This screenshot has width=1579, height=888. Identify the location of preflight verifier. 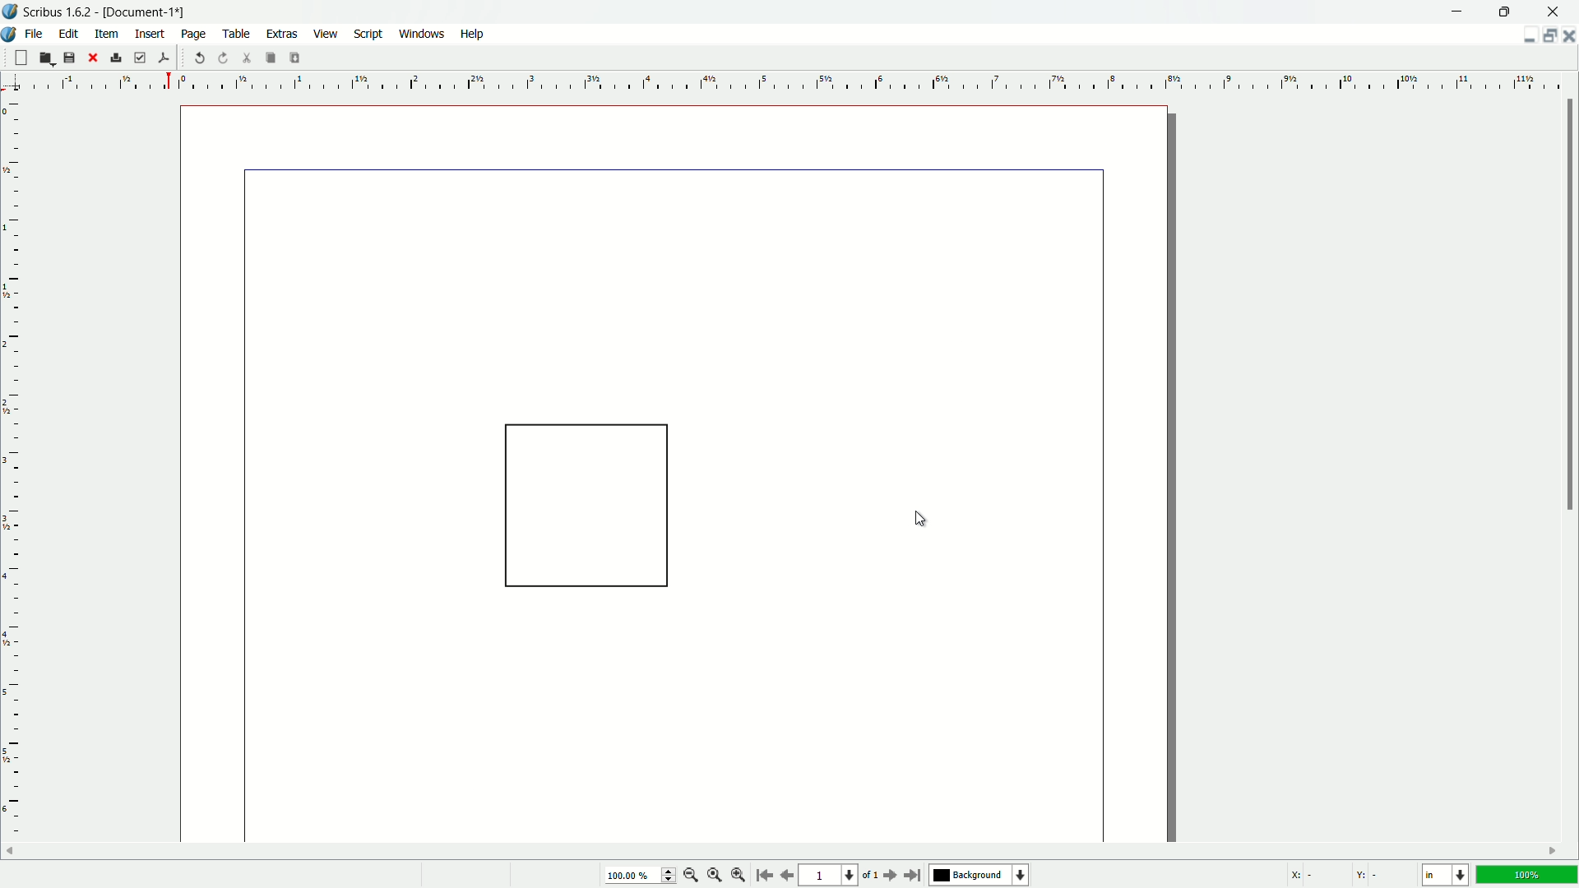
(141, 58).